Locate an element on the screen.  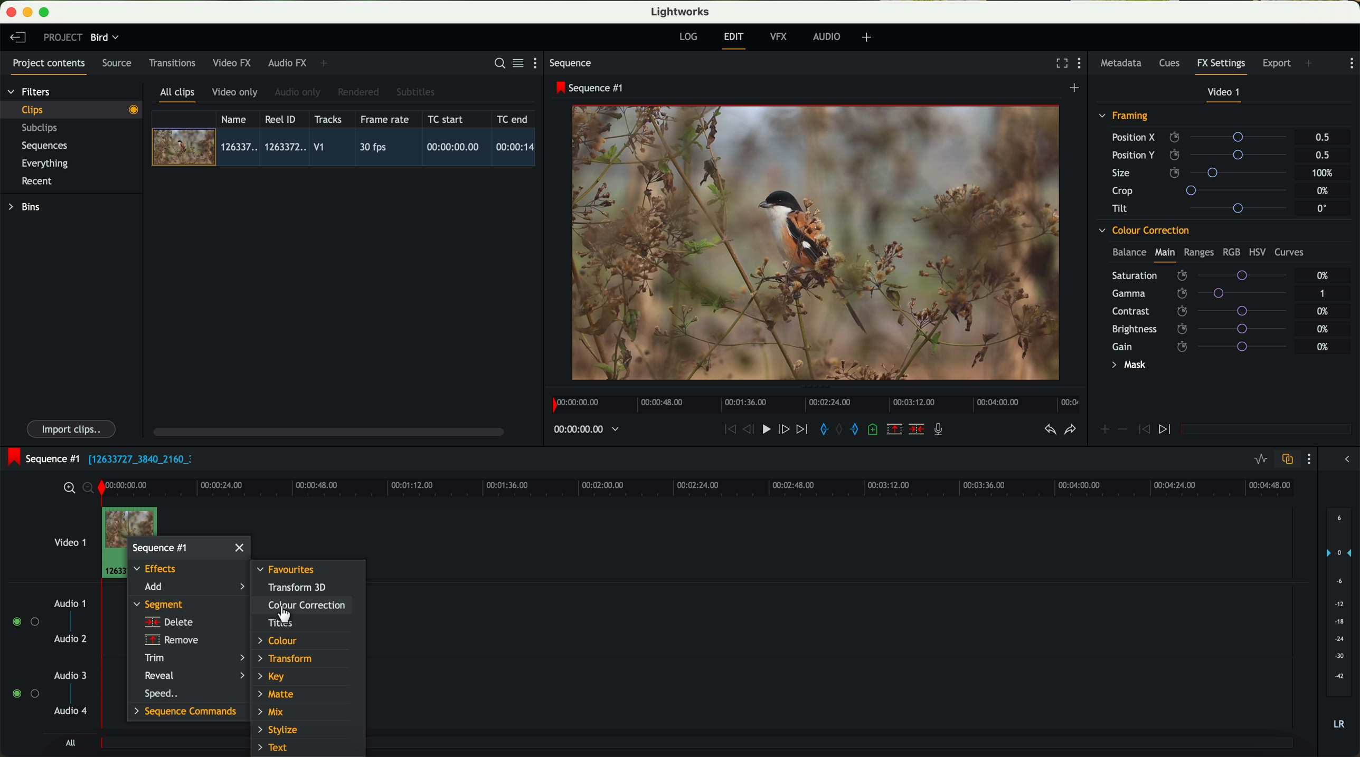
add 'in' mark is located at coordinates (821, 431).